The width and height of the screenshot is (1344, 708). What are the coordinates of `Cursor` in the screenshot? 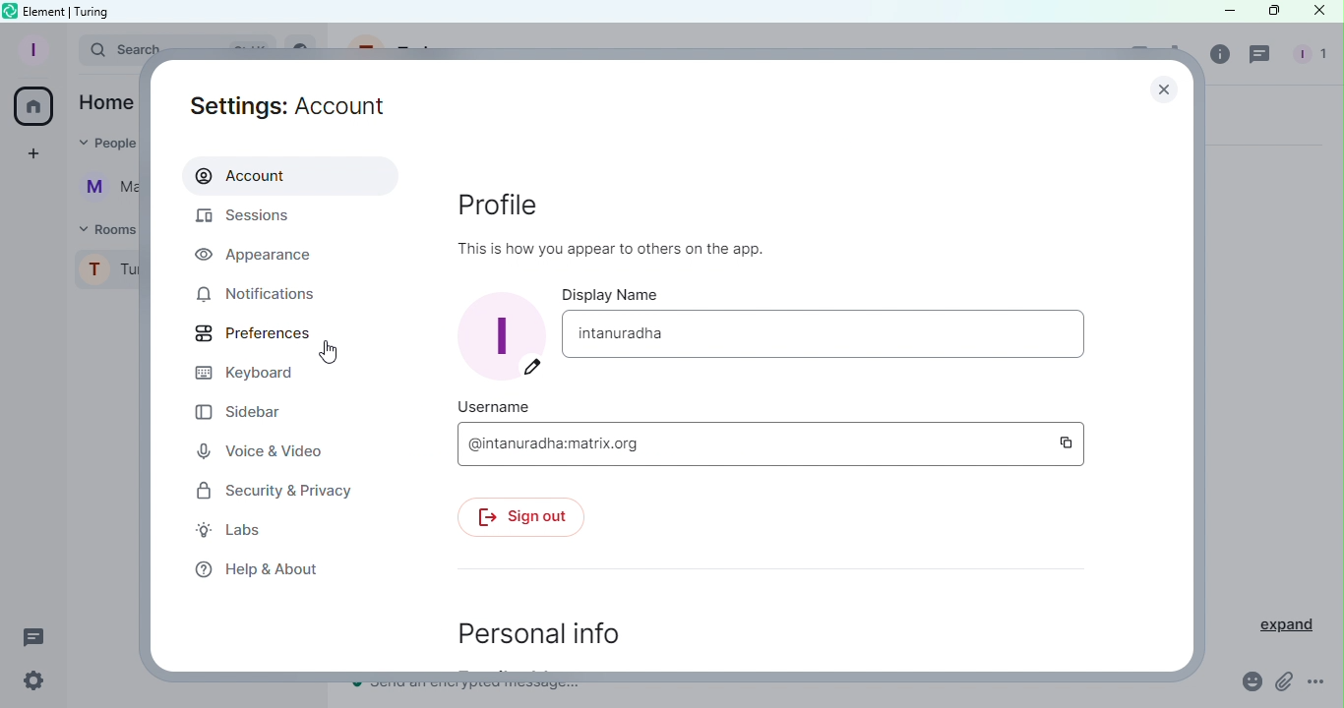 It's located at (329, 351).